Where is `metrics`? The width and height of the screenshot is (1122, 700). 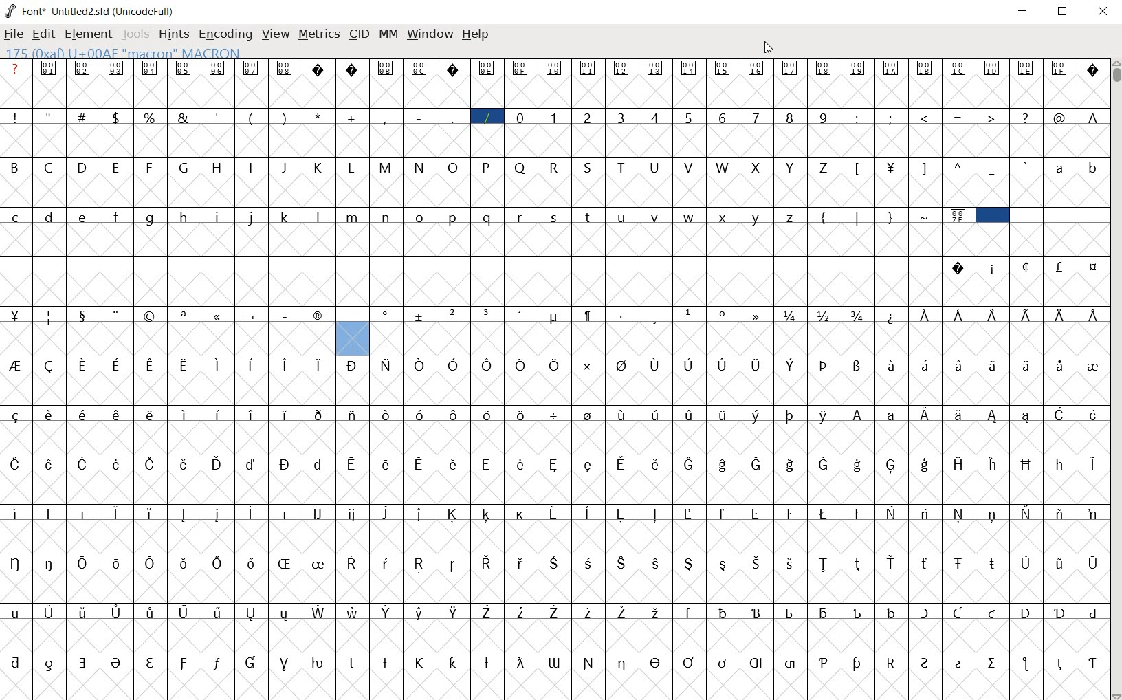 metrics is located at coordinates (320, 34).